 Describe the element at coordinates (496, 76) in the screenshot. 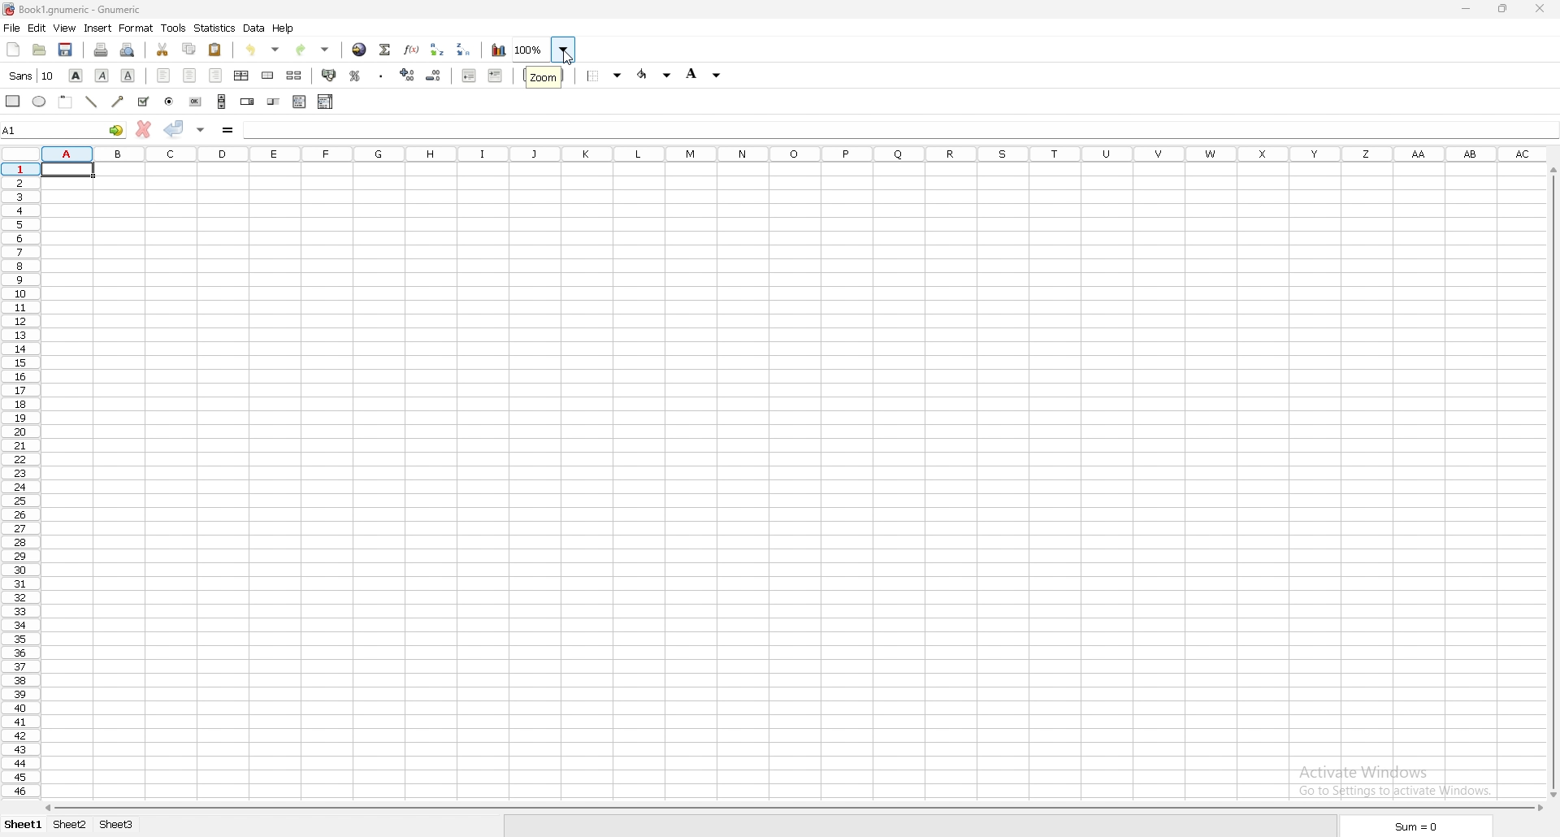

I see `increase indent` at that location.